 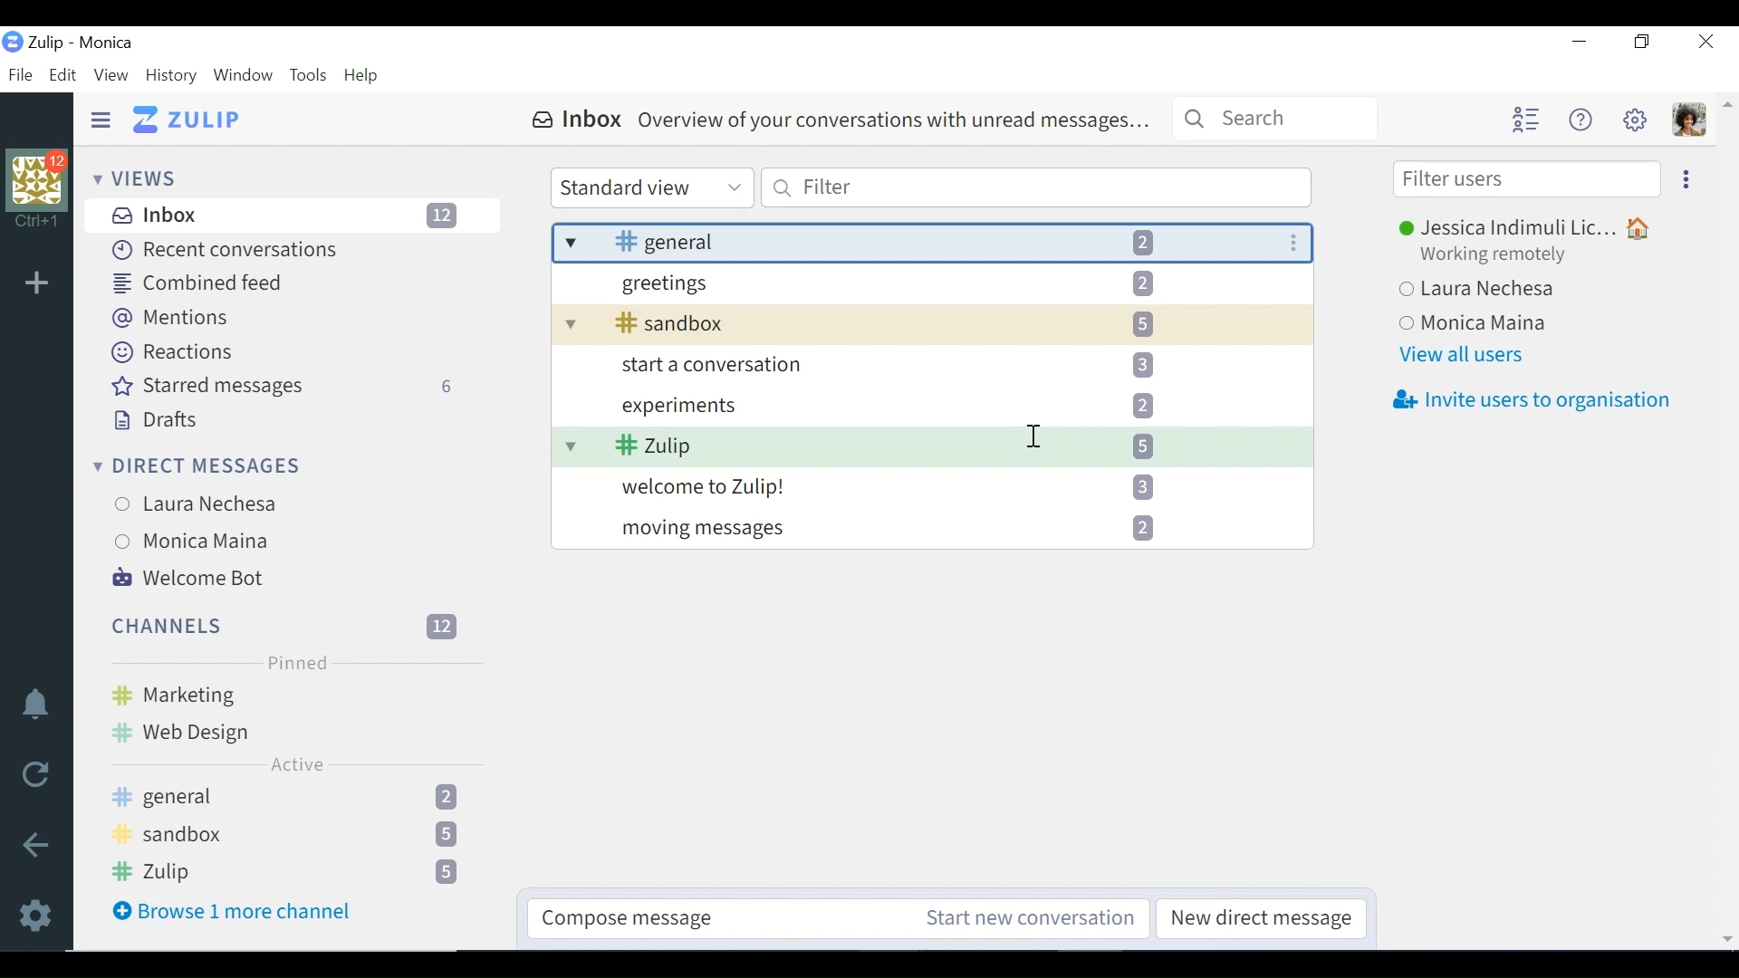 What do you see at coordinates (1688, 120) in the screenshot?
I see `Personal menu` at bounding box center [1688, 120].